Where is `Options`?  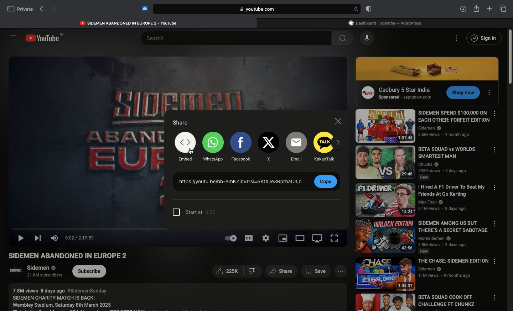 Options is located at coordinates (457, 38).